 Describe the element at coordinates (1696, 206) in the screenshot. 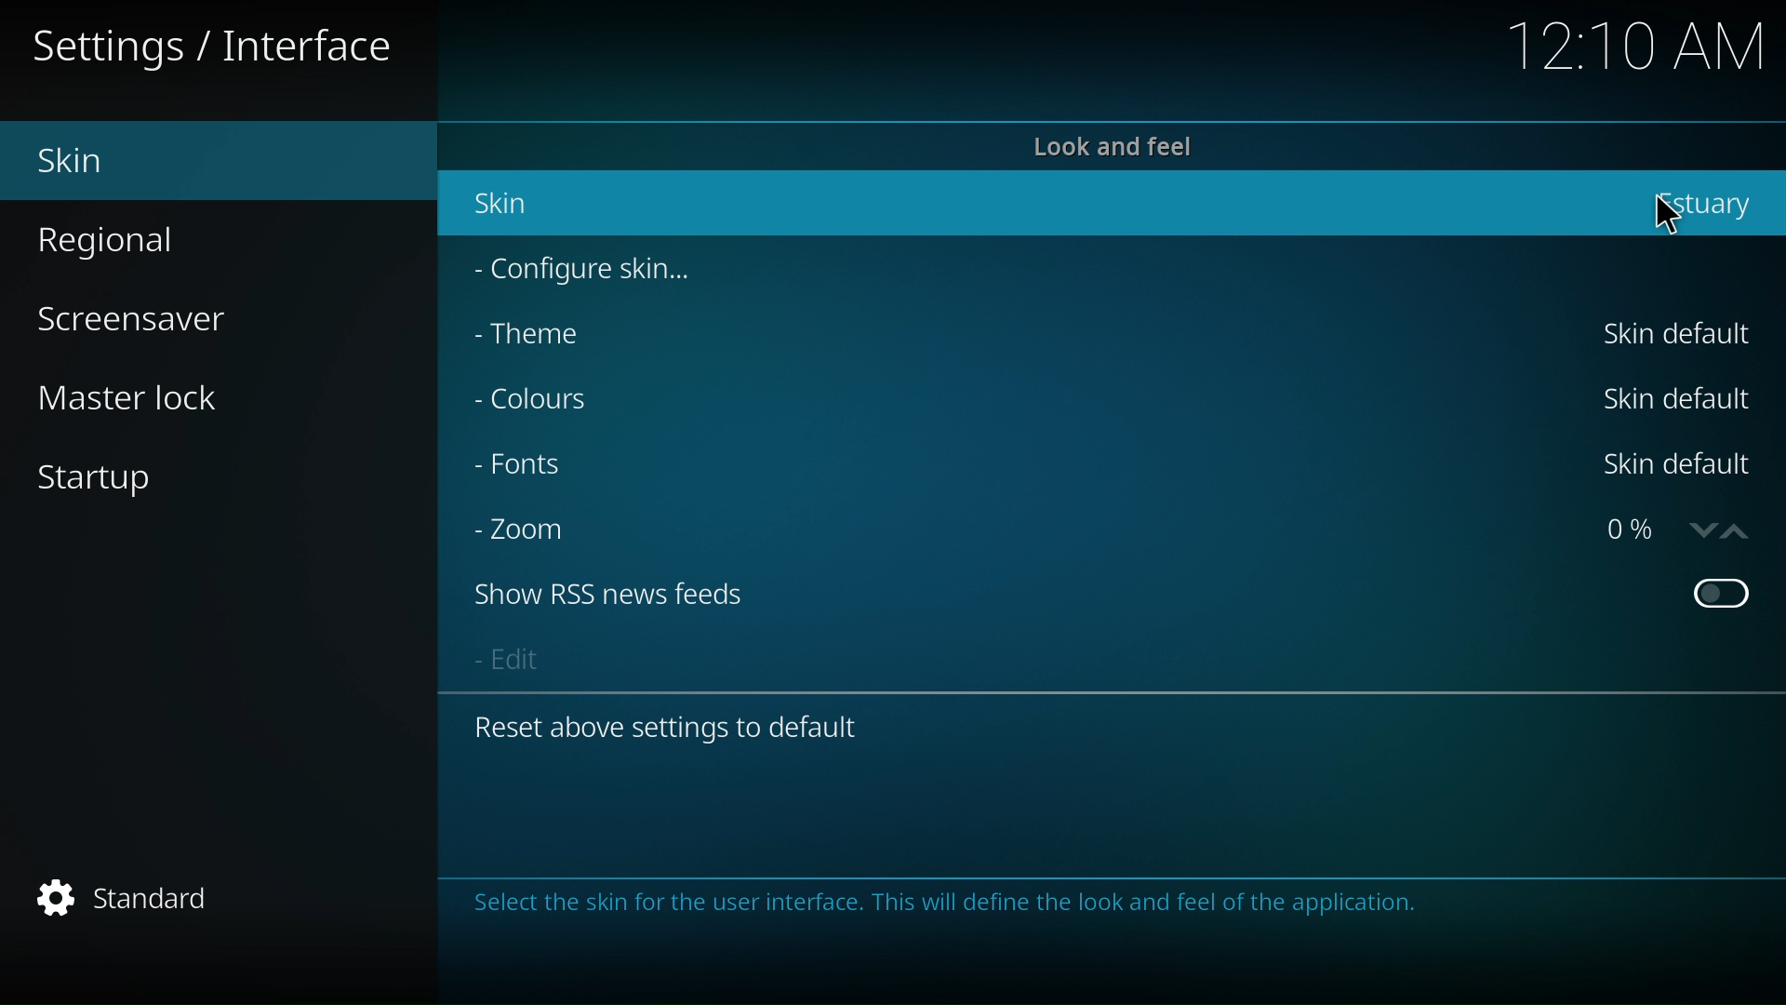

I see `estuary` at that location.